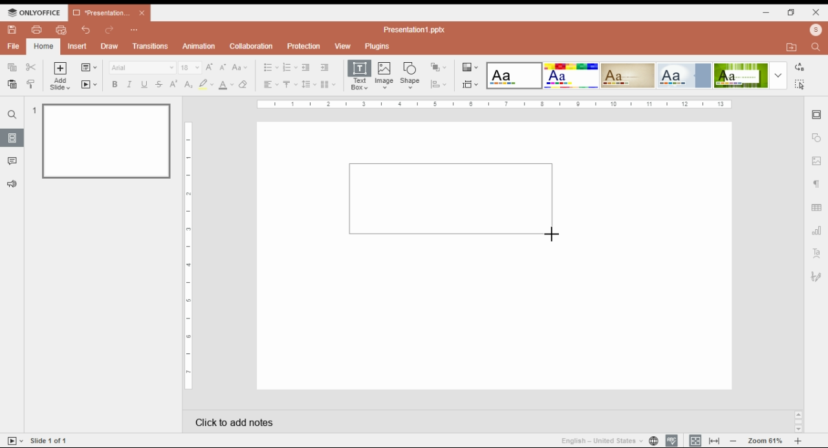  What do you see at coordinates (799, 421) in the screenshot?
I see `scrollbar` at bounding box center [799, 421].